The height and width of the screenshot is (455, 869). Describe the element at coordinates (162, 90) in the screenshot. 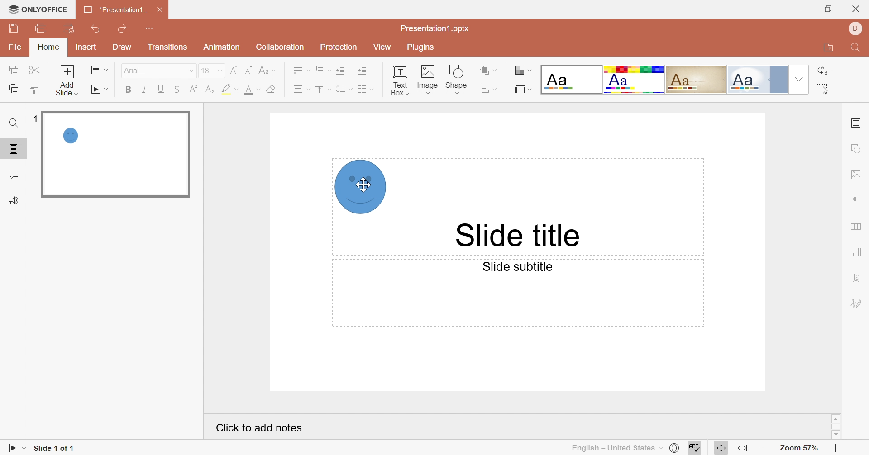

I see `Underline` at that location.